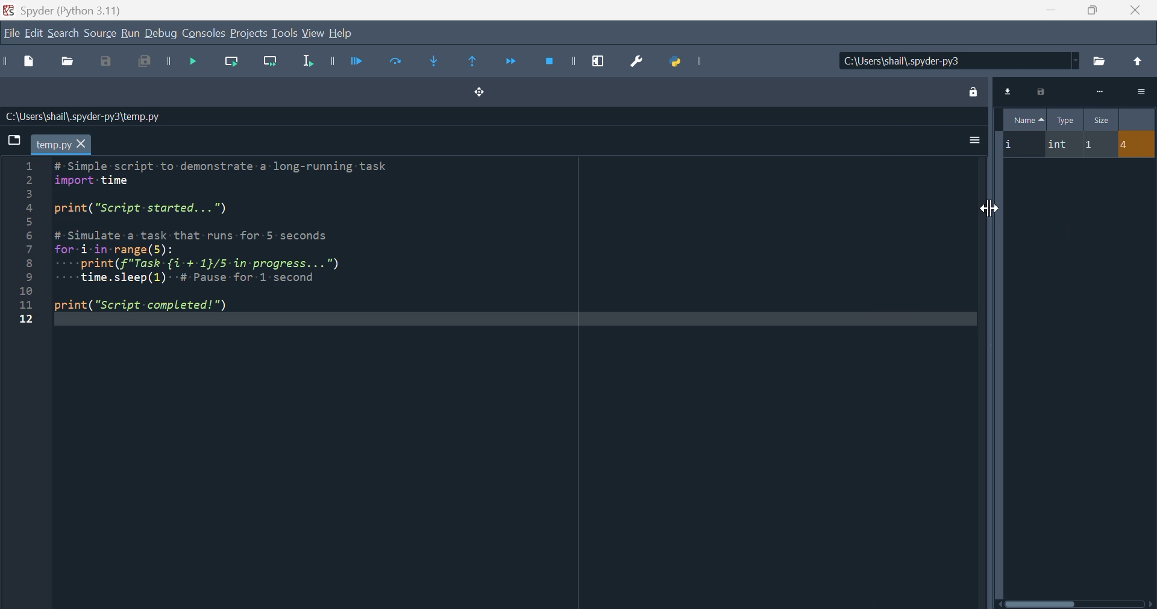  Describe the element at coordinates (1061, 145) in the screenshot. I see `int` at that location.